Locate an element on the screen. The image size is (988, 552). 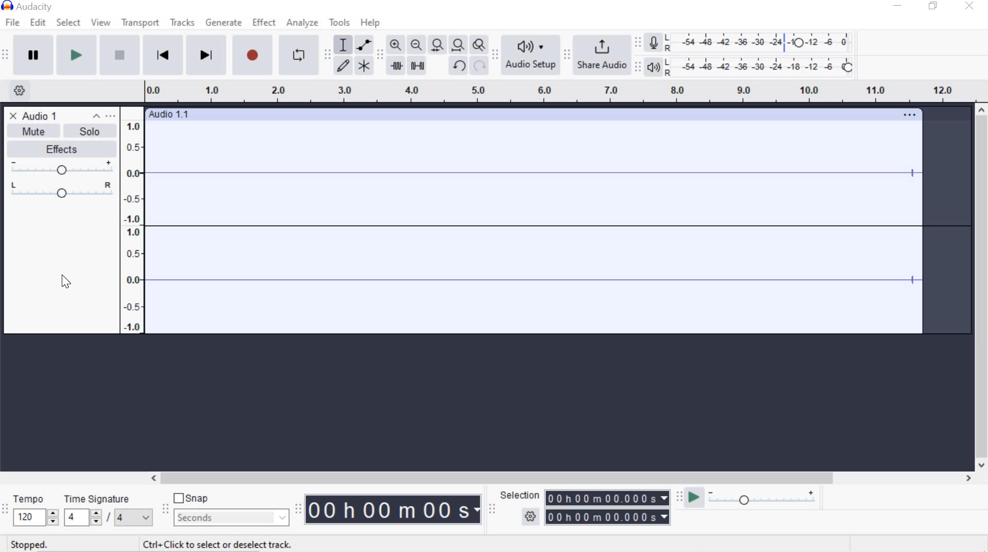
Selection tool is located at coordinates (343, 44).